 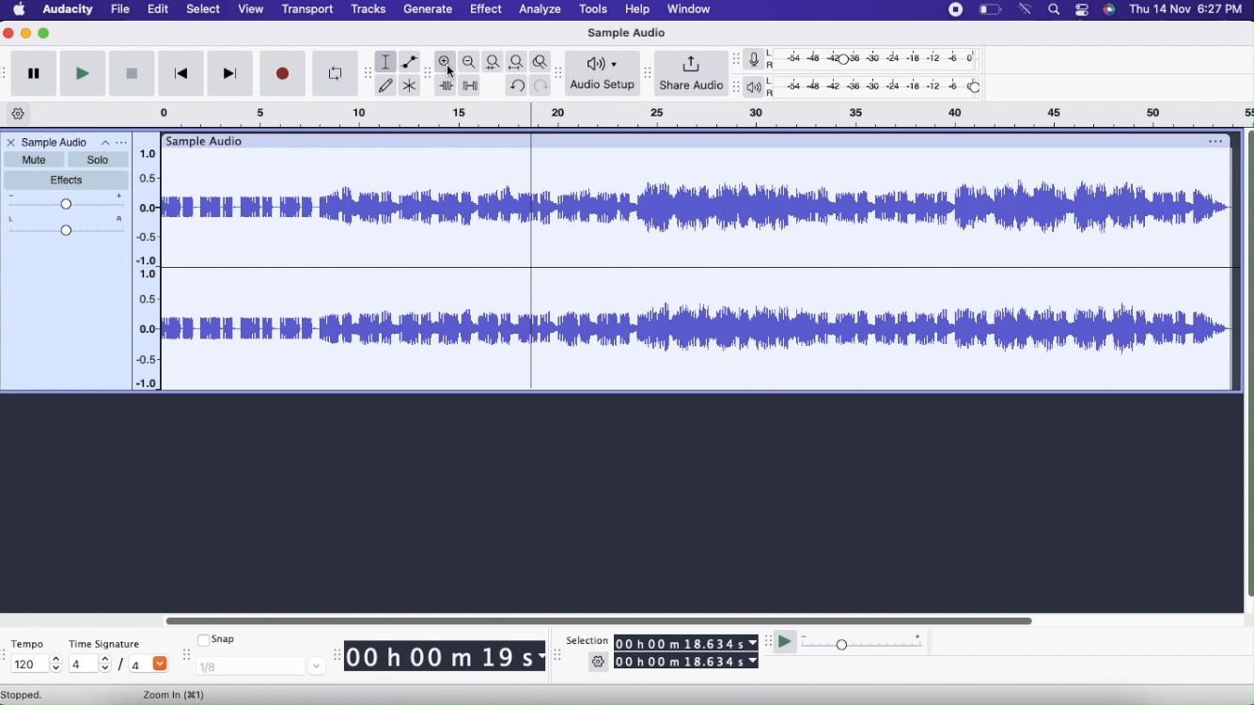 What do you see at coordinates (869, 643) in the screenshot?
I see `Playback speed` at bounding box center [869, 643].